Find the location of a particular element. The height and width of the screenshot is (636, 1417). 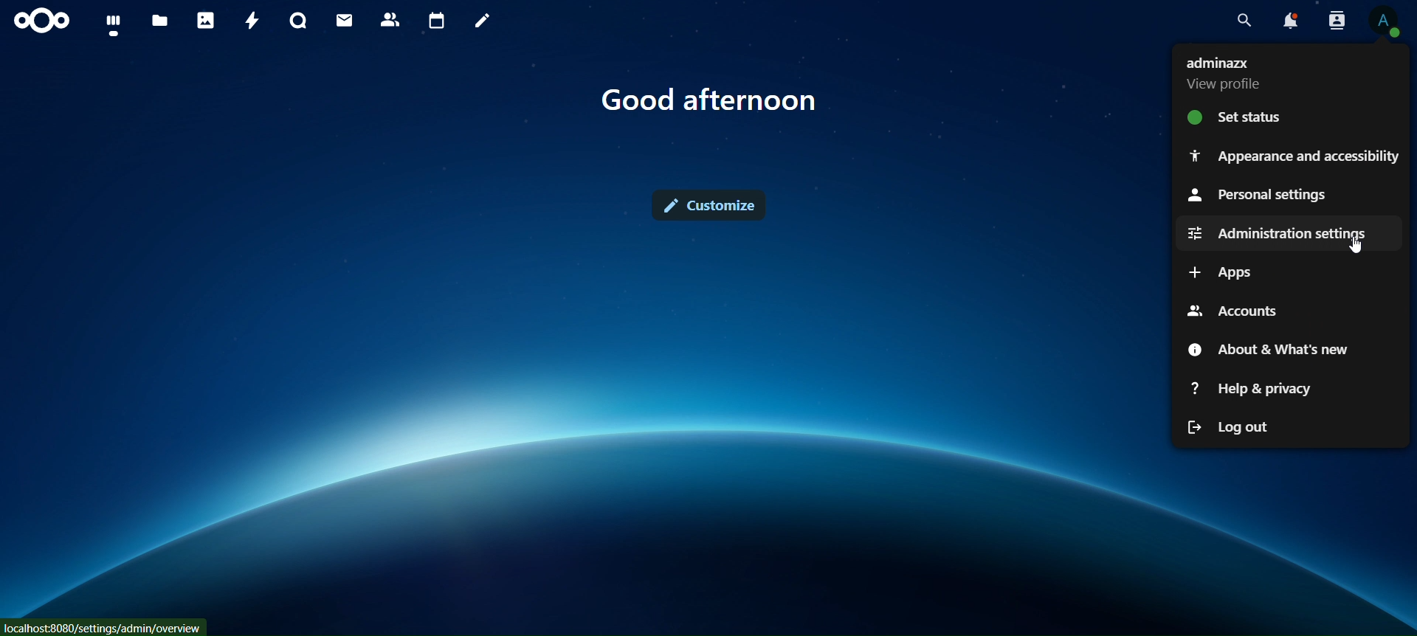

localhost:8080/settinas/admin/overview is located at coordinates (103, 629).